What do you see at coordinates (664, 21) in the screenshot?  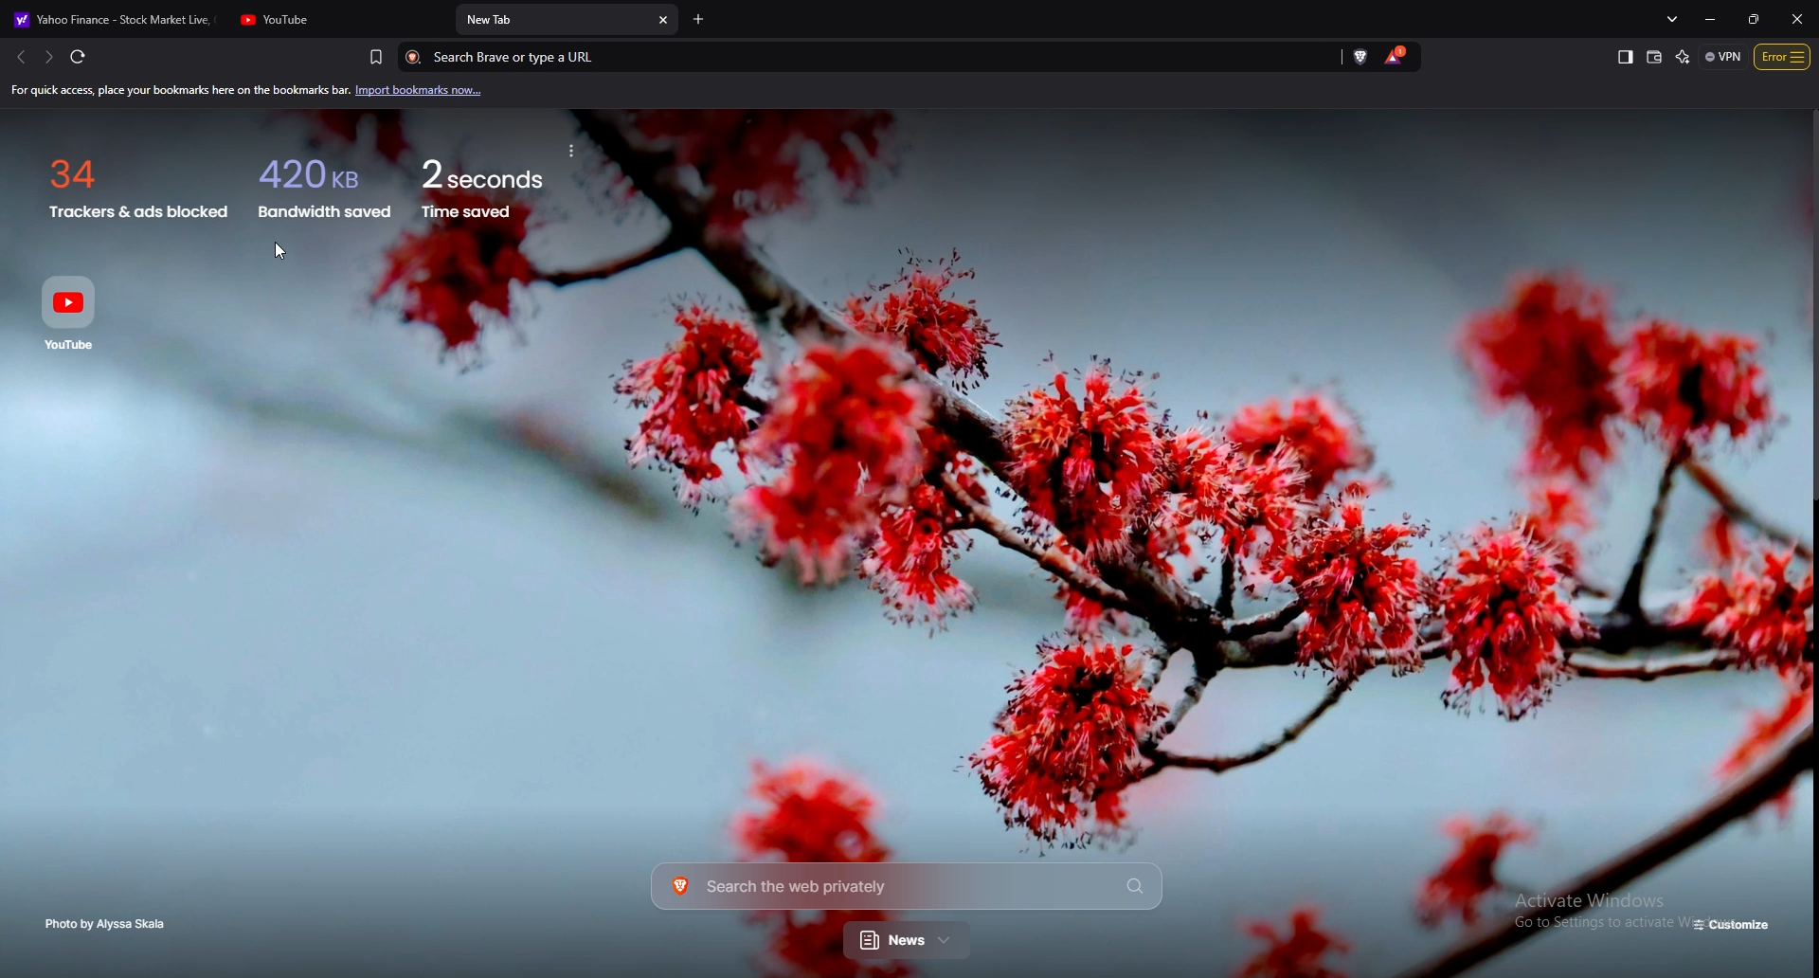 I see `close tab` at bounding box center [664, 21].